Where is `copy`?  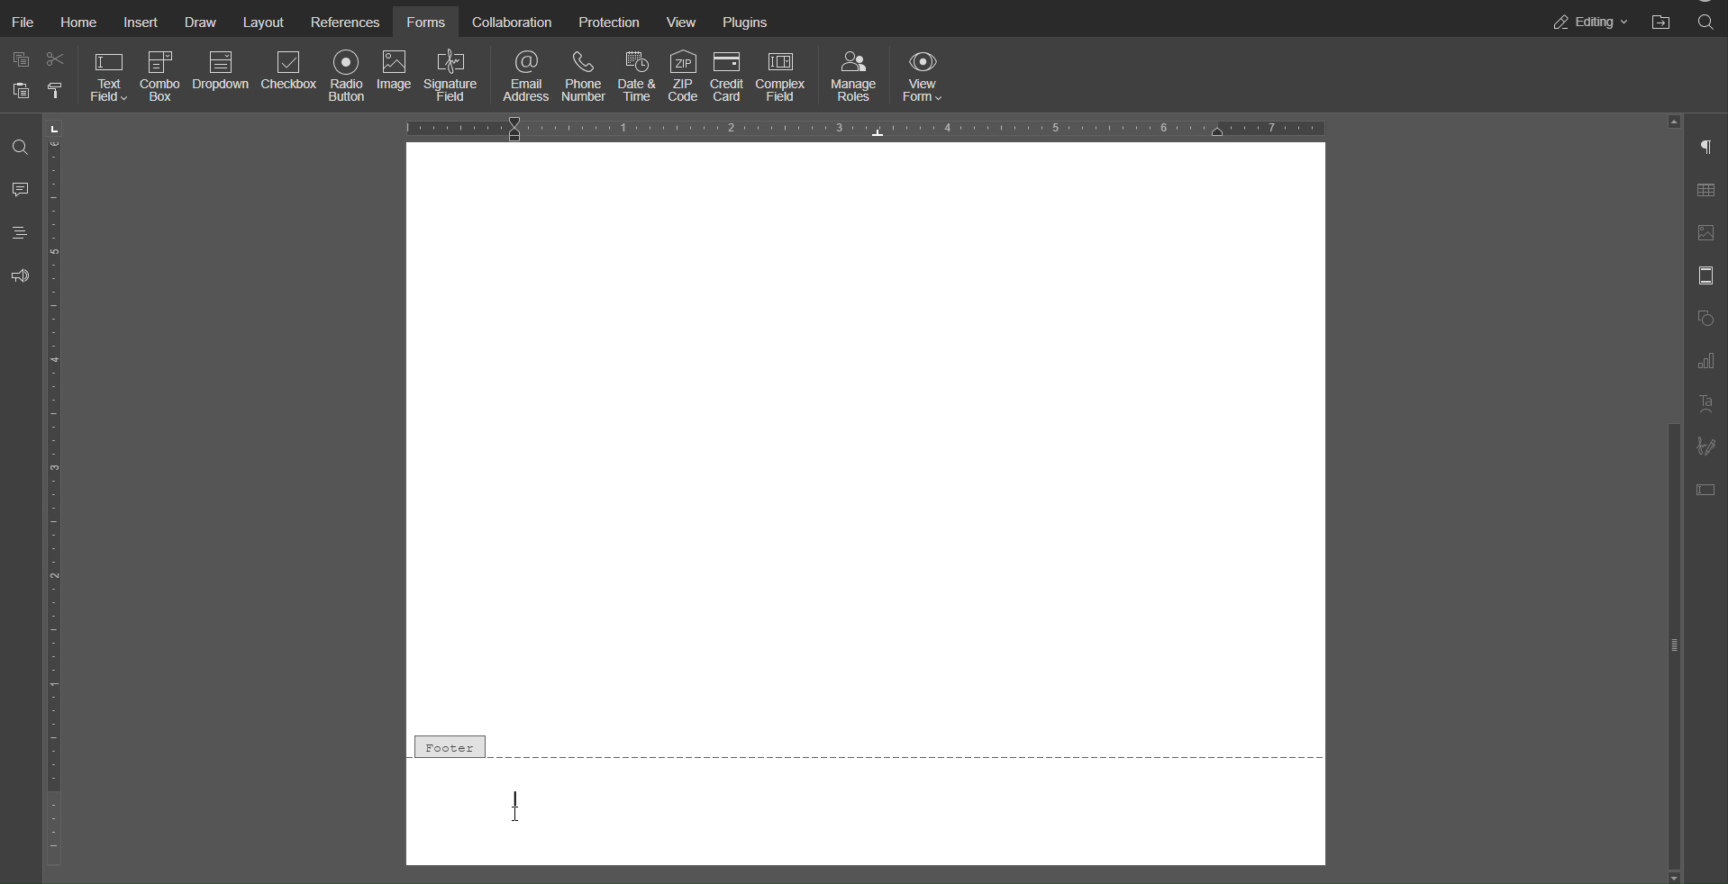
copy is located at coordinates (20, 59).